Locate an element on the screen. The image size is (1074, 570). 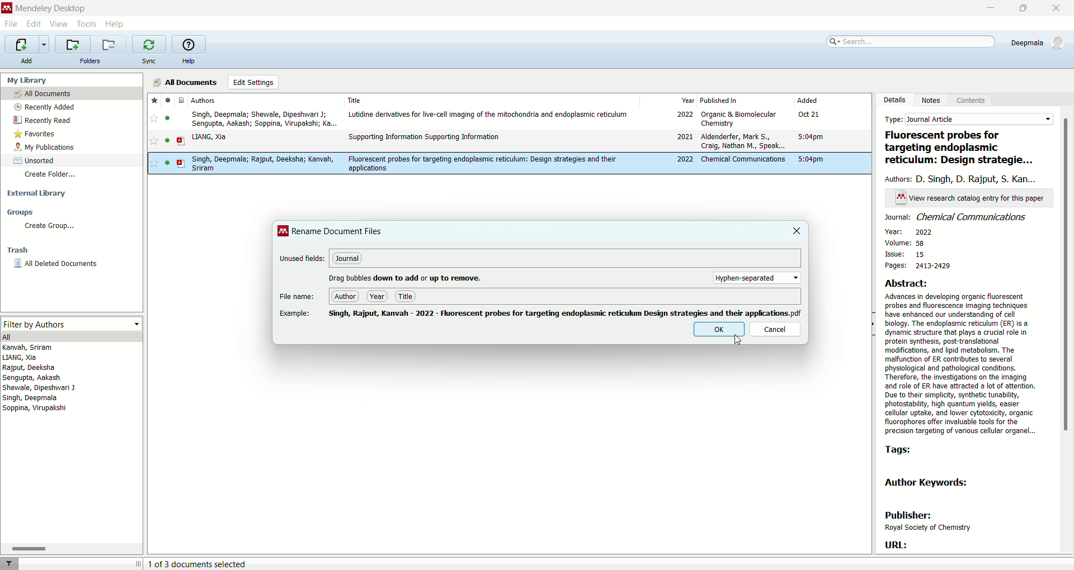
cursor is located at coordinates (739, 341).